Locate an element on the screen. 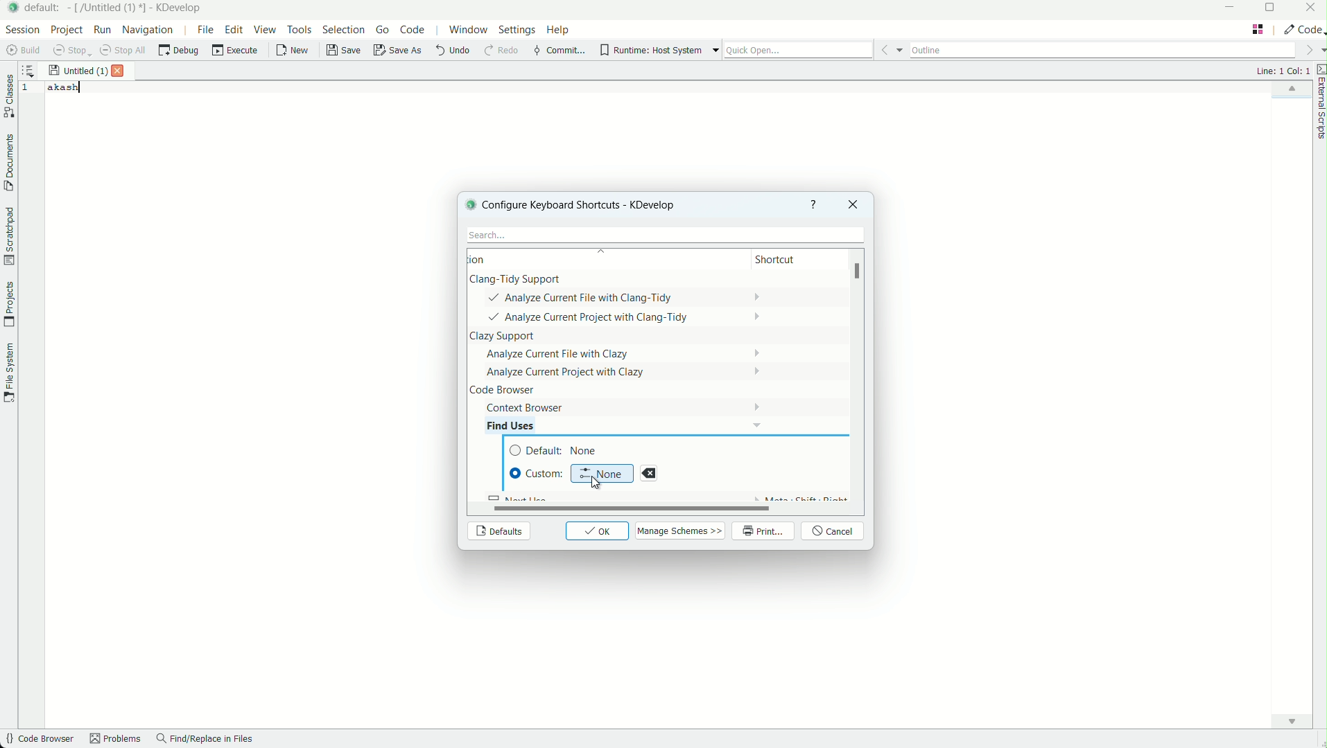  print is located at coordinates (764, 532).